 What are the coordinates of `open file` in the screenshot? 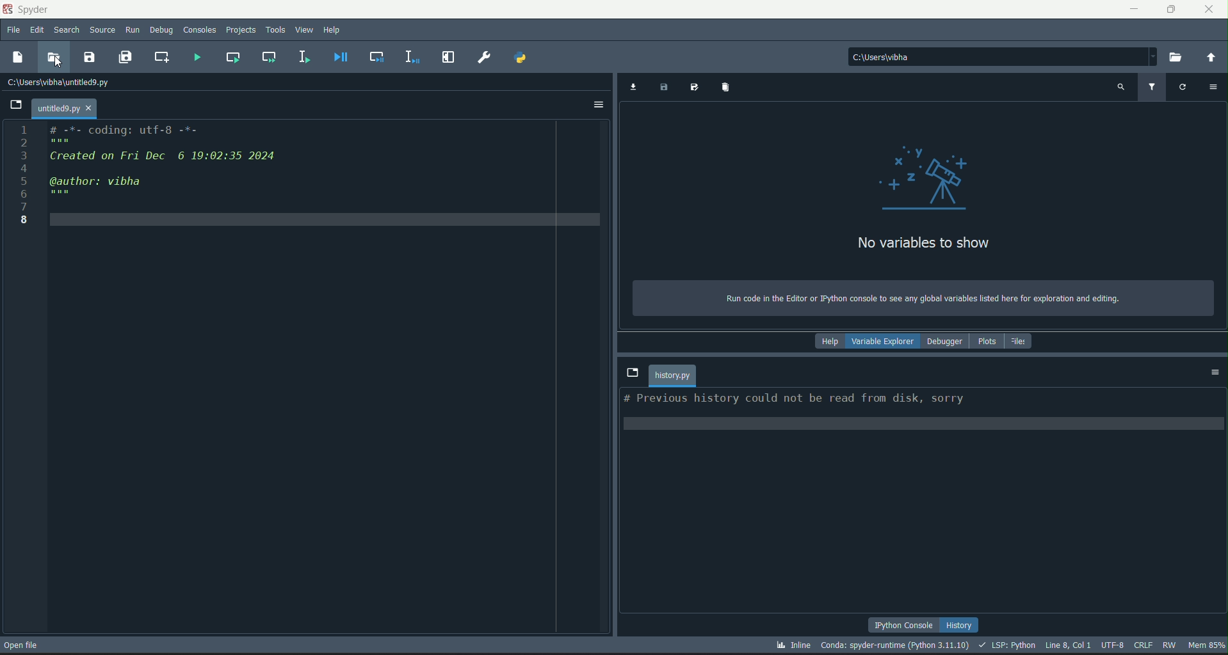 It's located at (53, 58).